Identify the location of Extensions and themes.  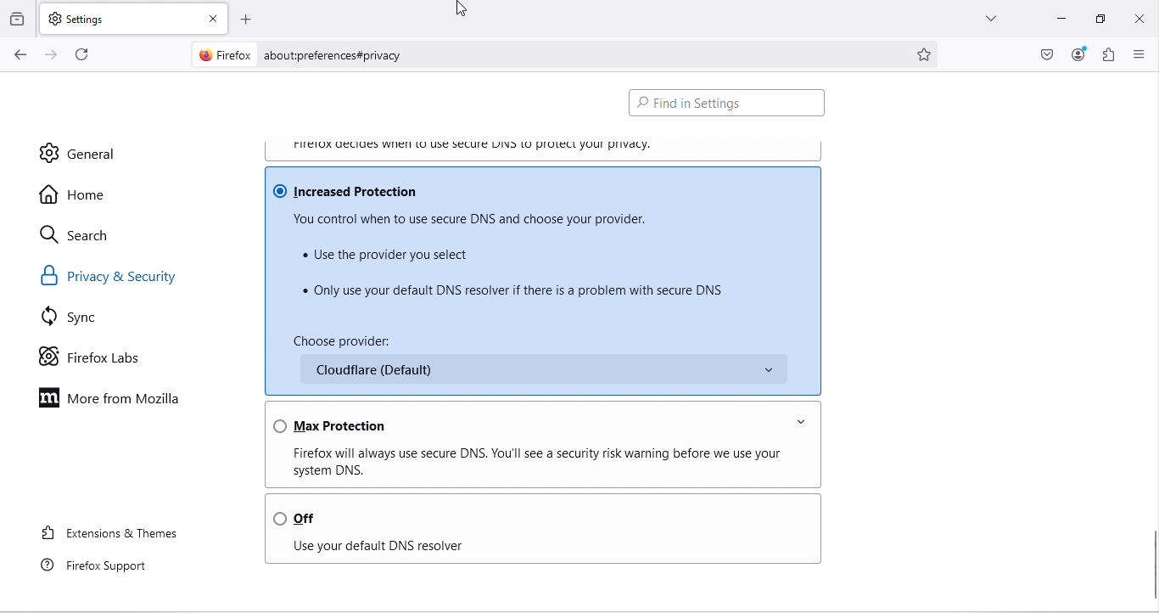
(110, 537).